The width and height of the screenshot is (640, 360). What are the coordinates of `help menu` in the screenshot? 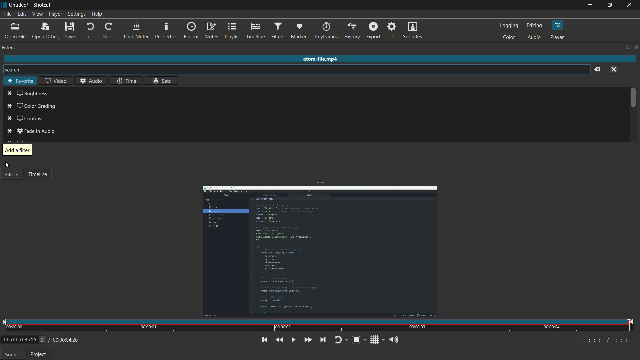 It's located at (98, 14).